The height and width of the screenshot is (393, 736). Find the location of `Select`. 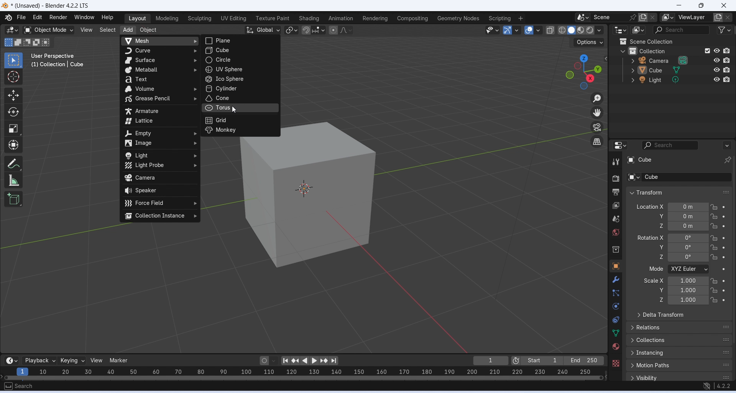

Select is located at coordinates (107, 30).